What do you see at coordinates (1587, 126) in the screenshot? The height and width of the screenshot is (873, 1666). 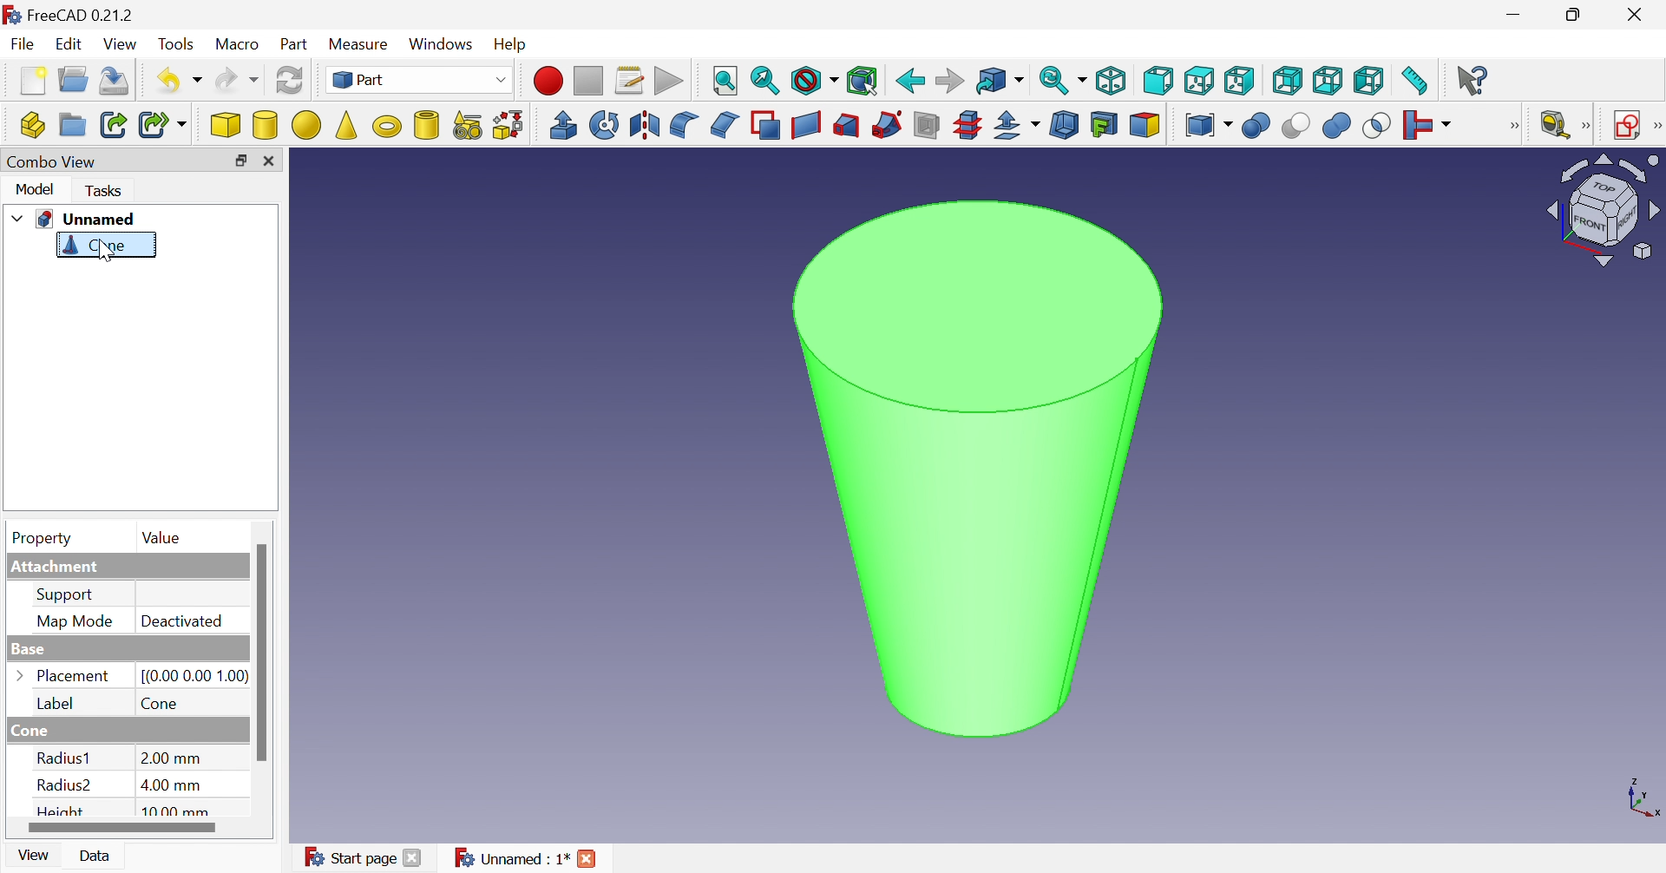 I see `[Measure]` at bounding box center [1587, 126].